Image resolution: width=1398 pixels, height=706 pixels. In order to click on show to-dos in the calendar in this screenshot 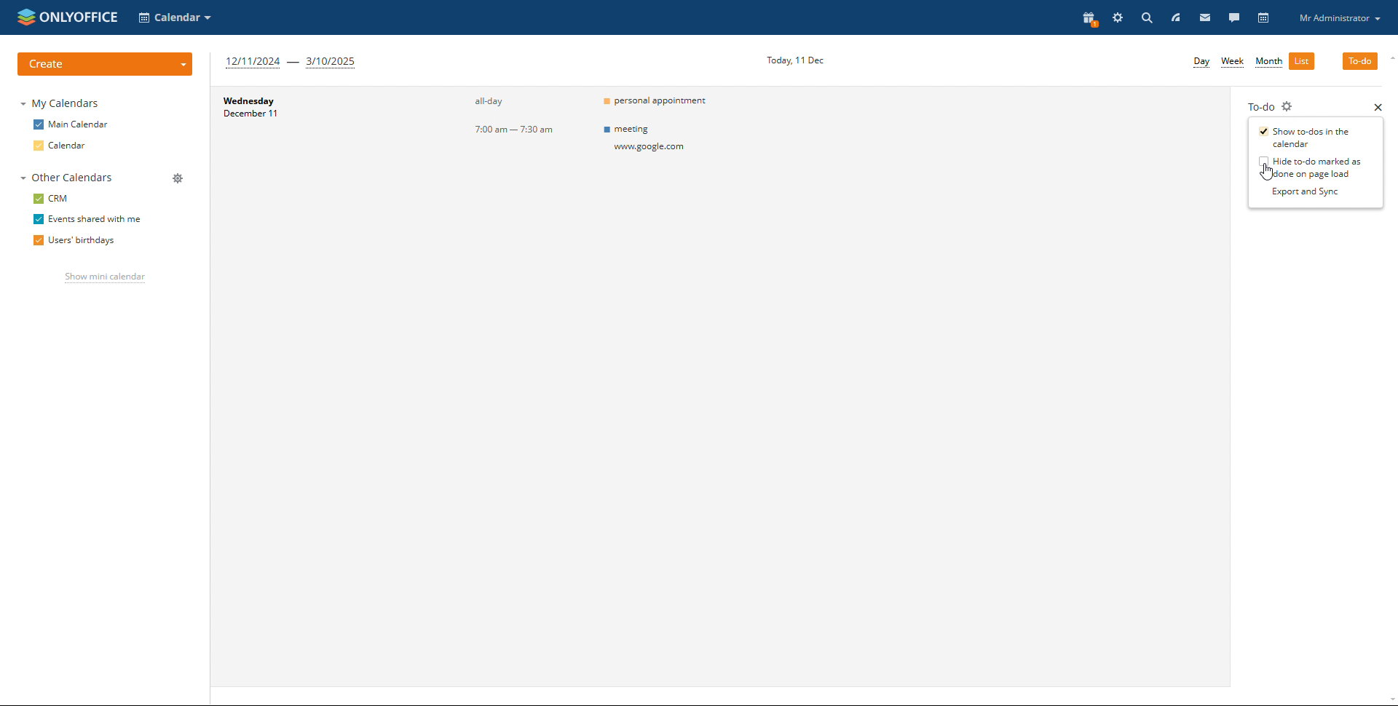, I will do `click(1305, 137)`.